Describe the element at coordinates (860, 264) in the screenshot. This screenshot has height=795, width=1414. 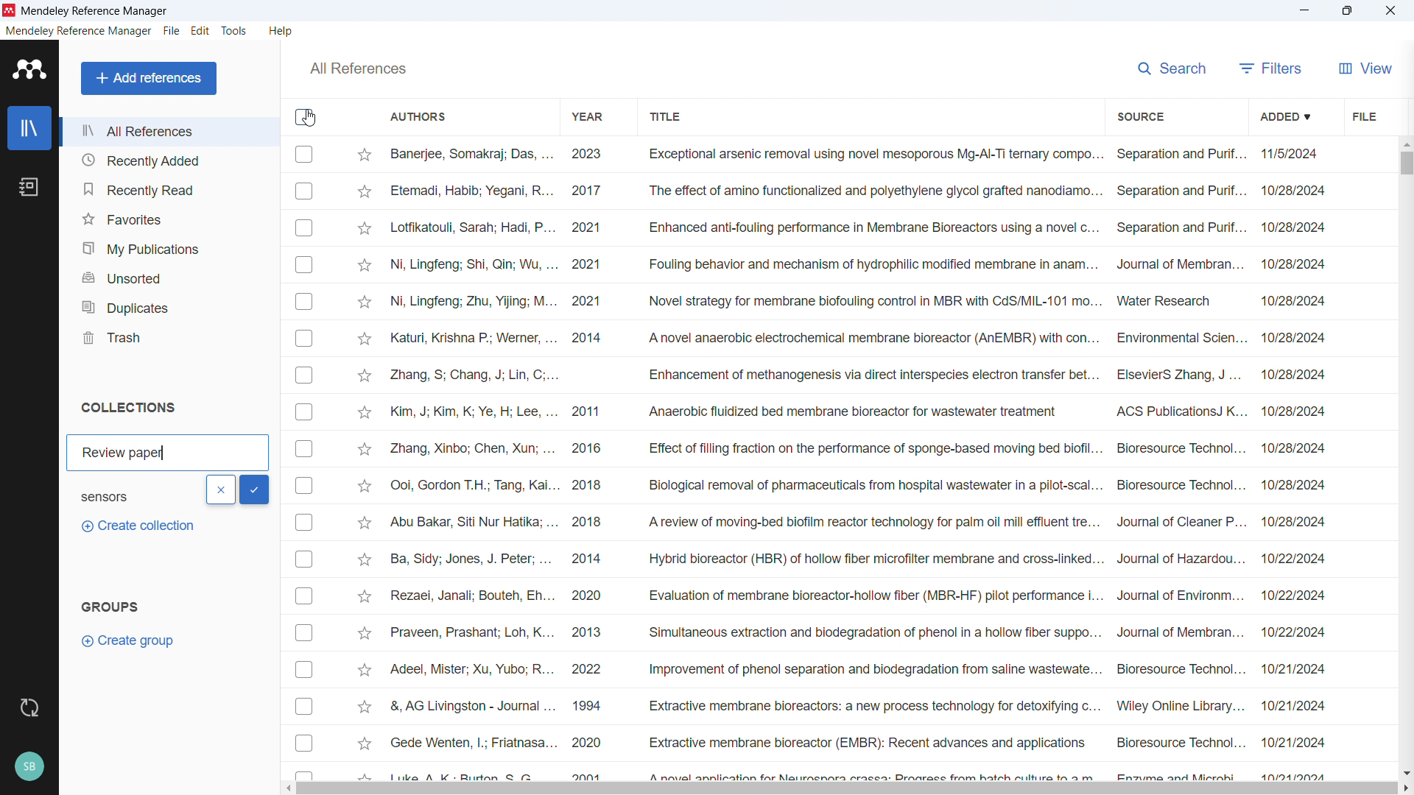
I see `Ni, Lingfeng; Shi, Qin; Wu, ... 2021 Fouling behavior and mechanism of hydrophilic modified membrane in anam... Journal of Membran... 10/28/2024` at that location.